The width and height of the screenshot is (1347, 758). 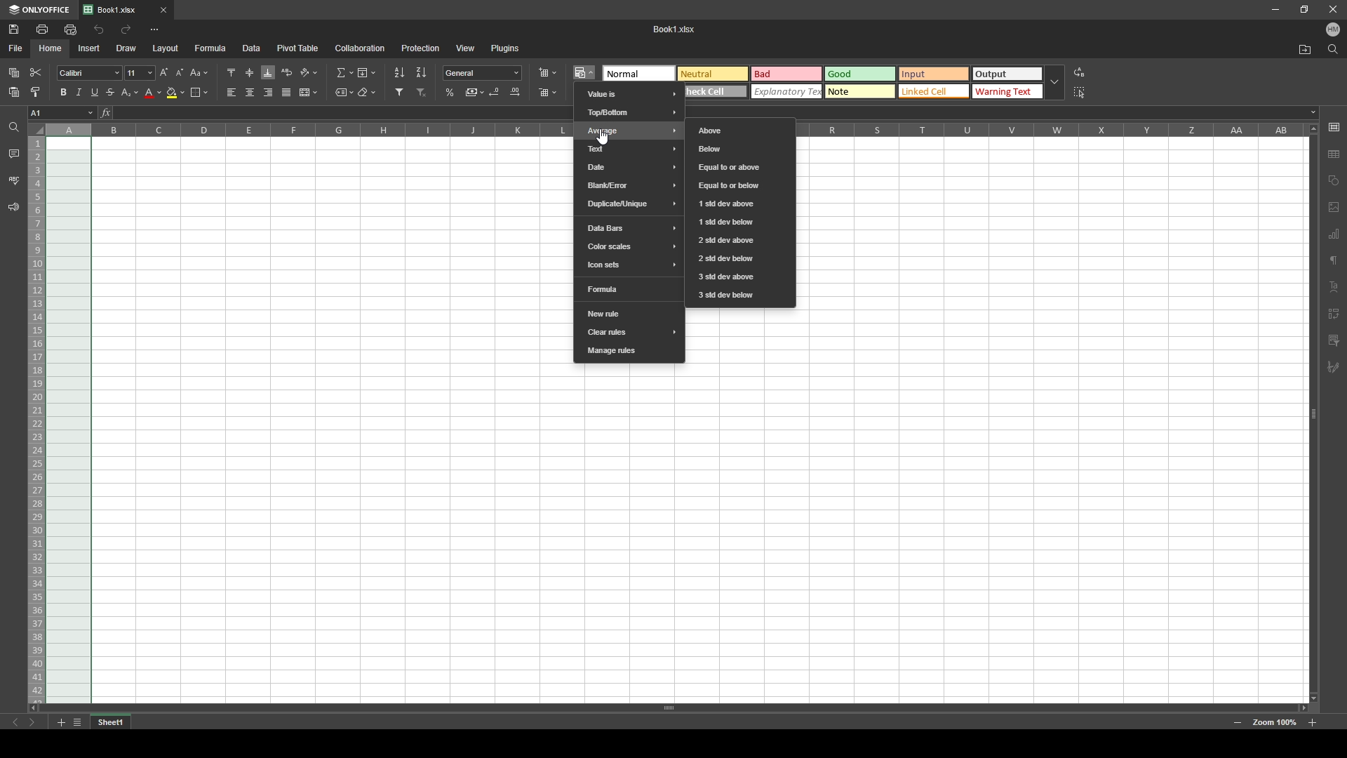 What do you see at coordinates (332, 420) in the screenshot?
I see `cells` at bounding box center [332, 420].